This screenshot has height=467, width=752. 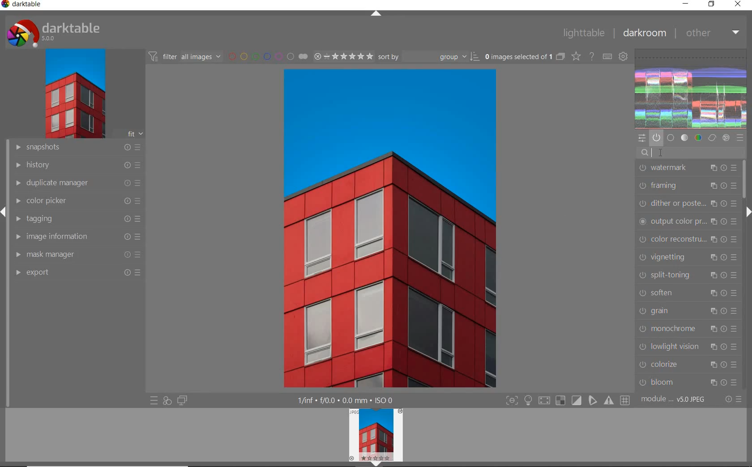 What do you see at coordinates (77, 237) in the screenshot?
I see `image information` at bounding box center [77, 237].